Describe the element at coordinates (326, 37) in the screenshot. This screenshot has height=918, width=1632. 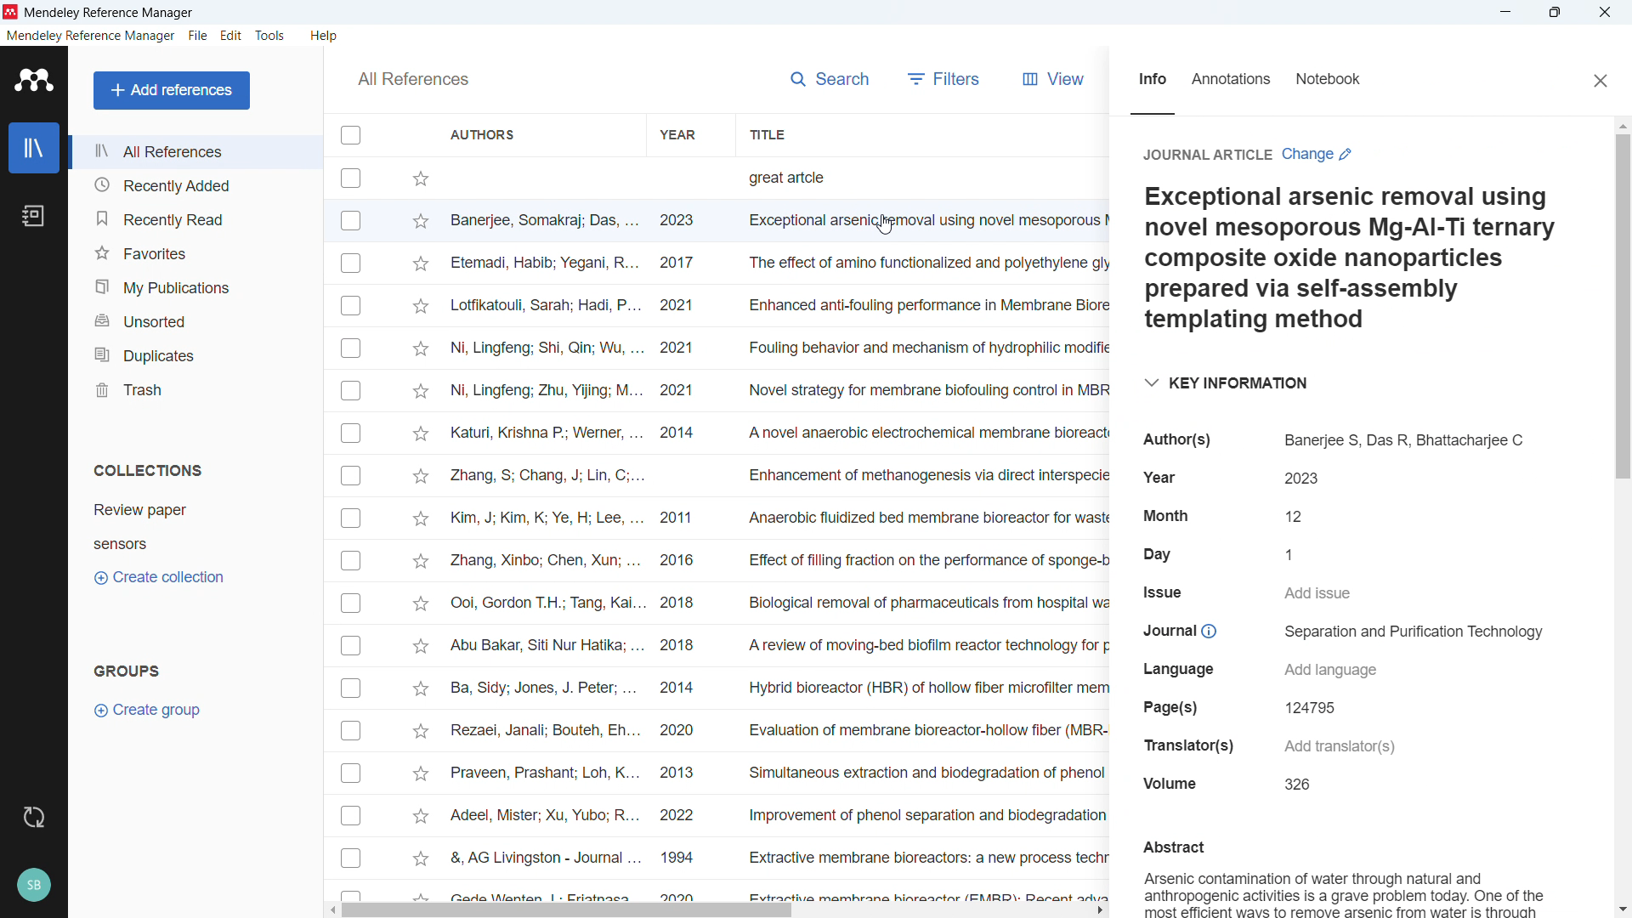
I see `help` at that location.